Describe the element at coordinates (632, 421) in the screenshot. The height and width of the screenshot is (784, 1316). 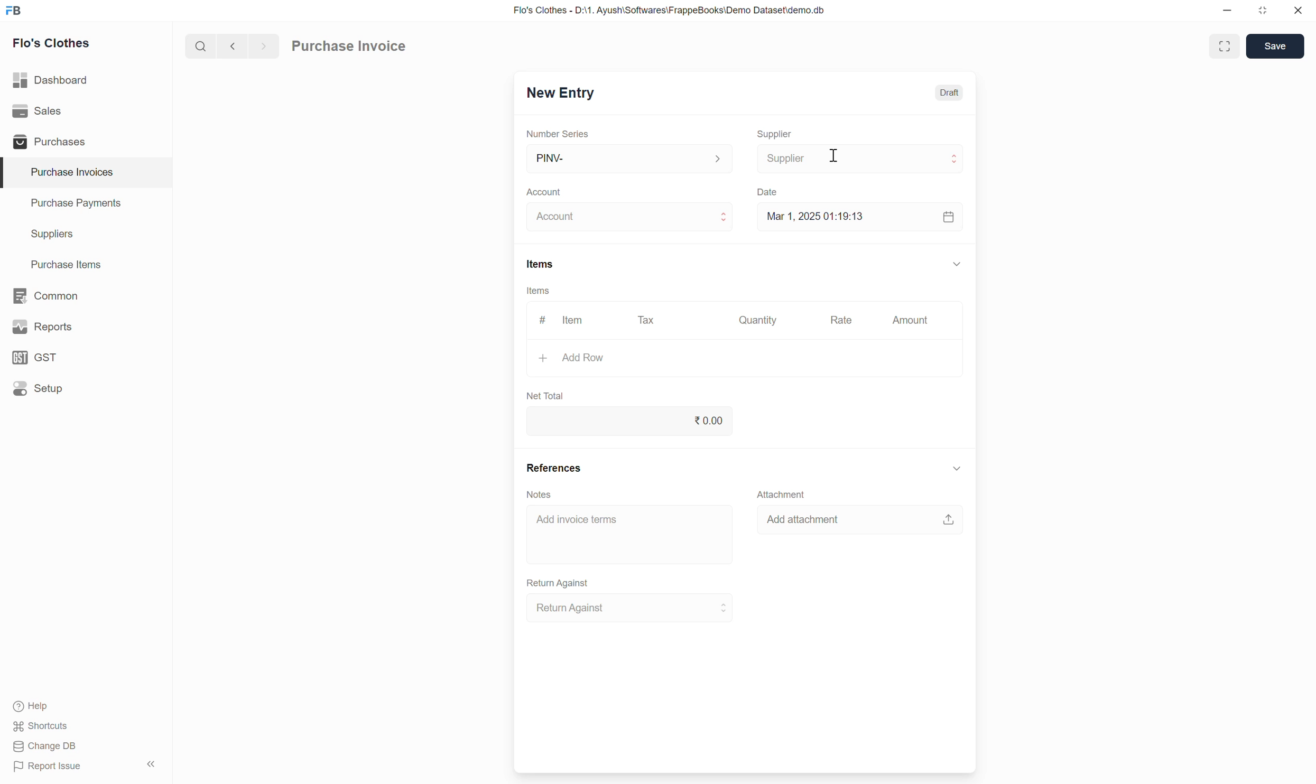
I see `0.00` at that location.